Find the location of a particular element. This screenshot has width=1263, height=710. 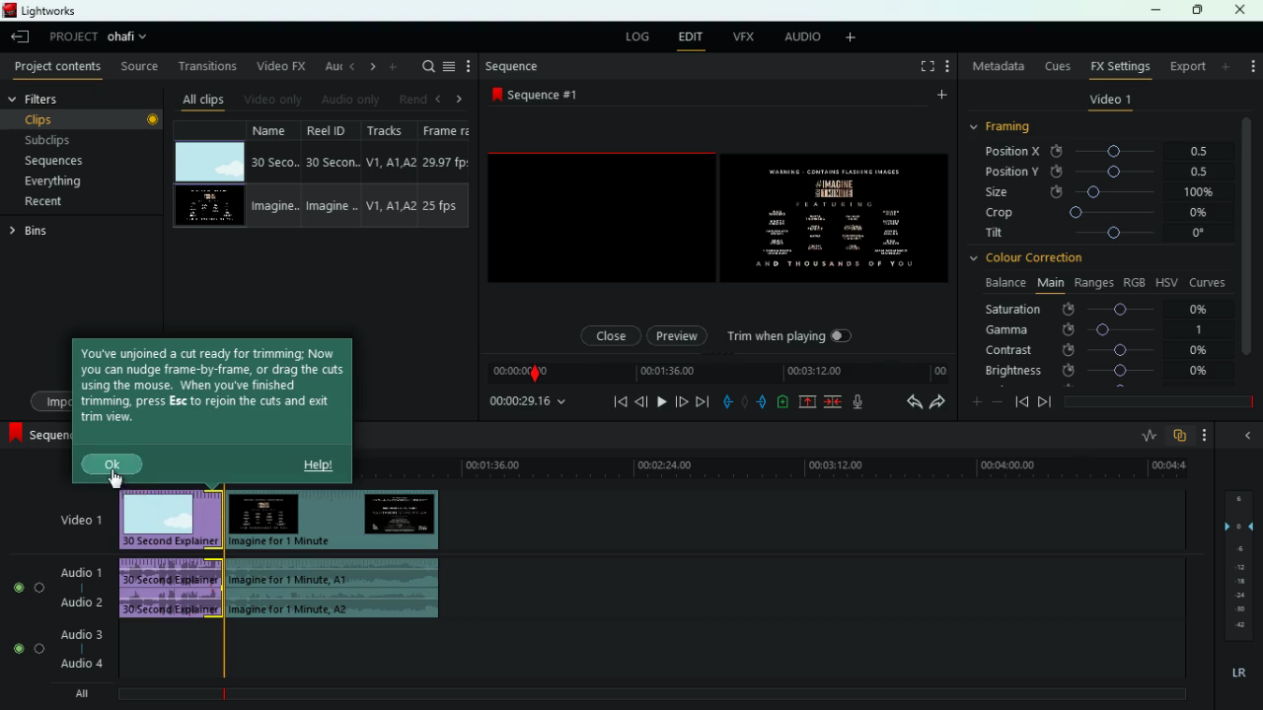

brightness is located at coordinates (1098, 372).